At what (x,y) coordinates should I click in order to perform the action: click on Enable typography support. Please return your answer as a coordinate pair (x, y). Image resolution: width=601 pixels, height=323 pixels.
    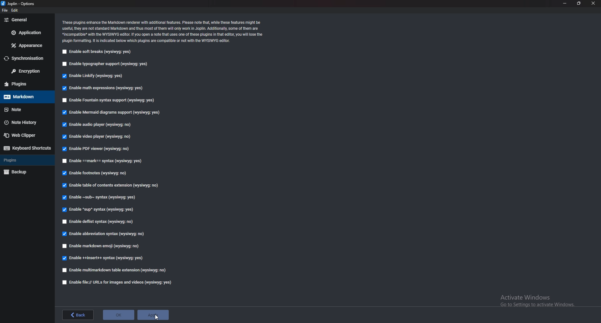
    Looking at the image, I should click on (106, 64).